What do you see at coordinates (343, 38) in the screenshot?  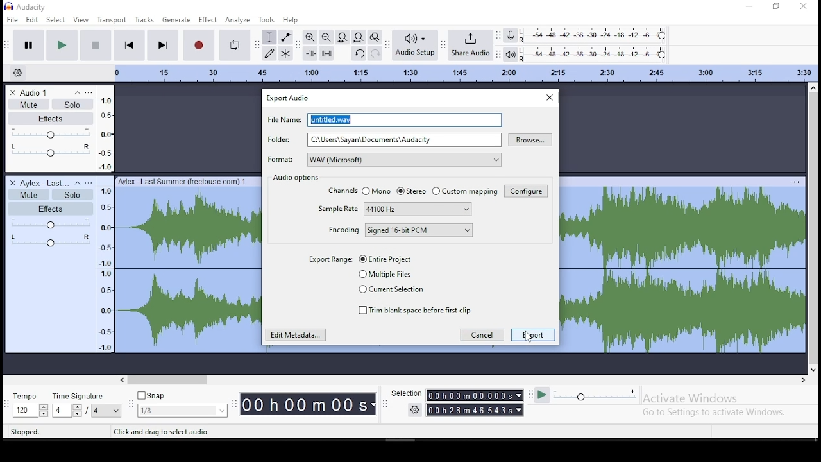 I see `fit selection to width` at bounding box center [343, 38].